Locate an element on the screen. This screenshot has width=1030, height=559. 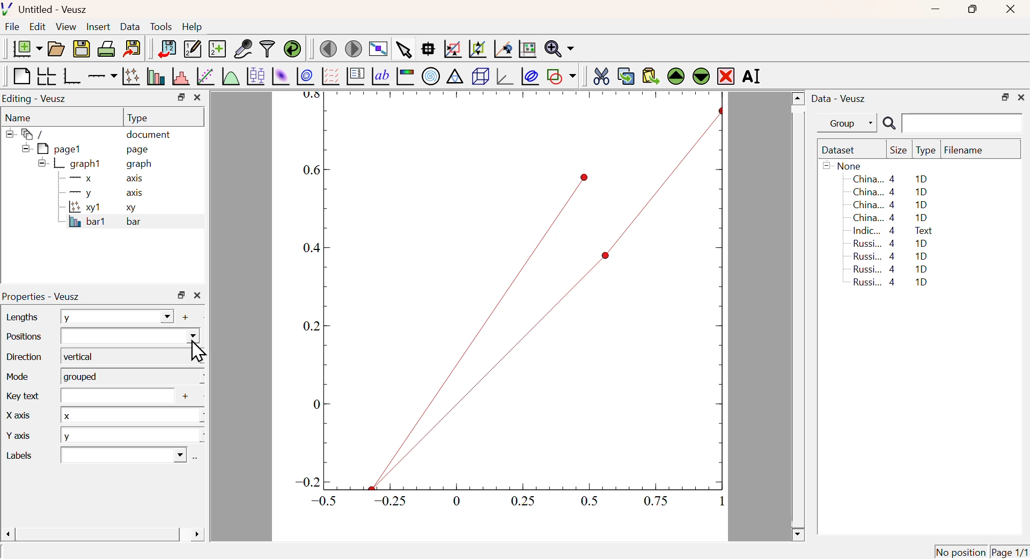
Close is located at coordinates (1021, 96).